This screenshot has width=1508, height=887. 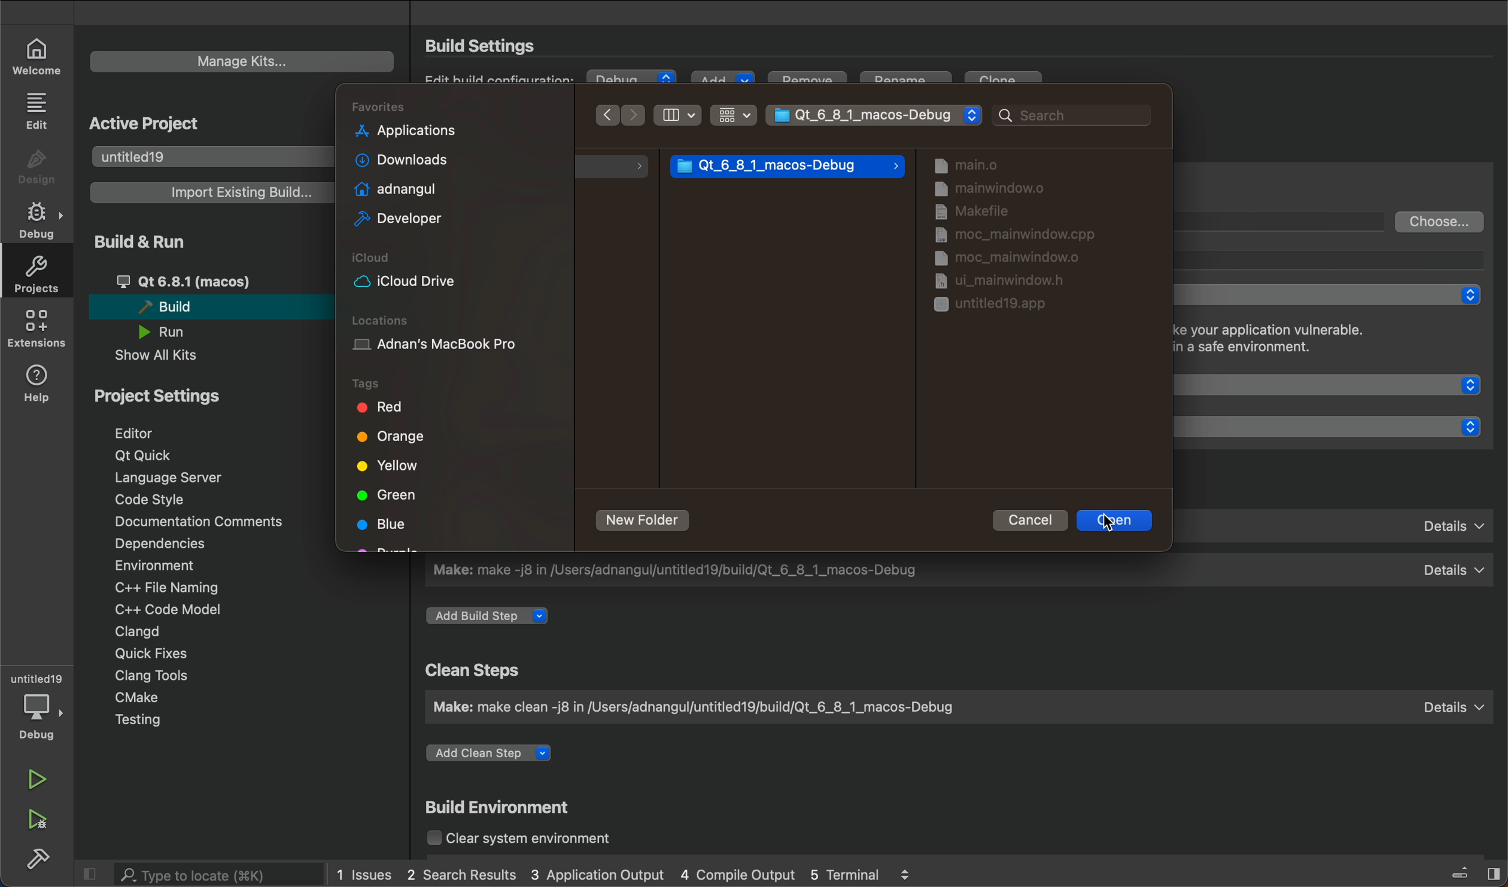 I want to click on add, so click(x=721, y=80).